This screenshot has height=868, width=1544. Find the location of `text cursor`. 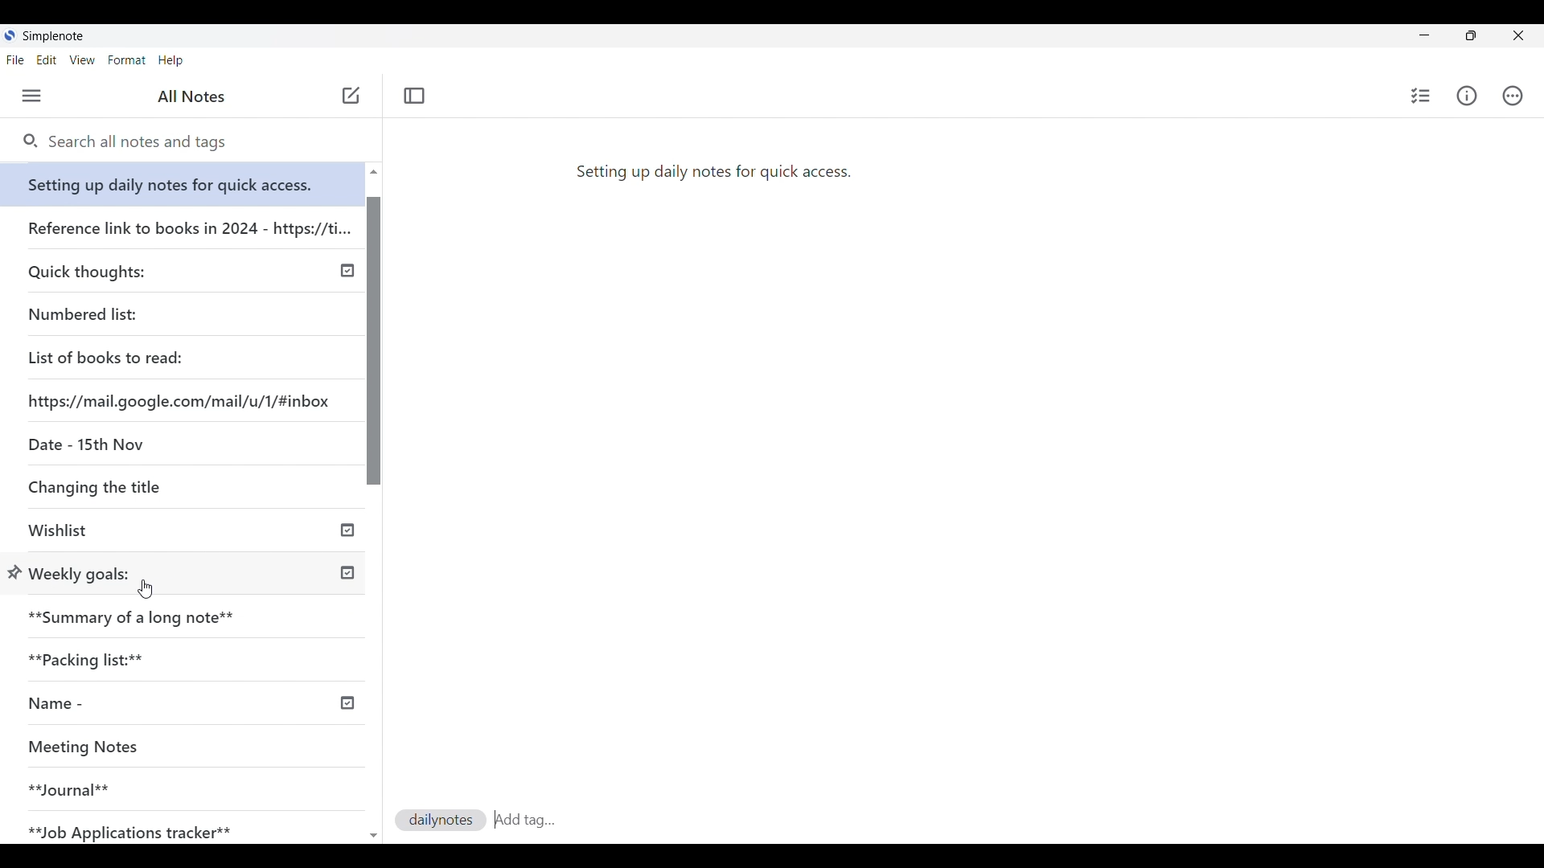

text cursor is located at coordinates (496, 819).